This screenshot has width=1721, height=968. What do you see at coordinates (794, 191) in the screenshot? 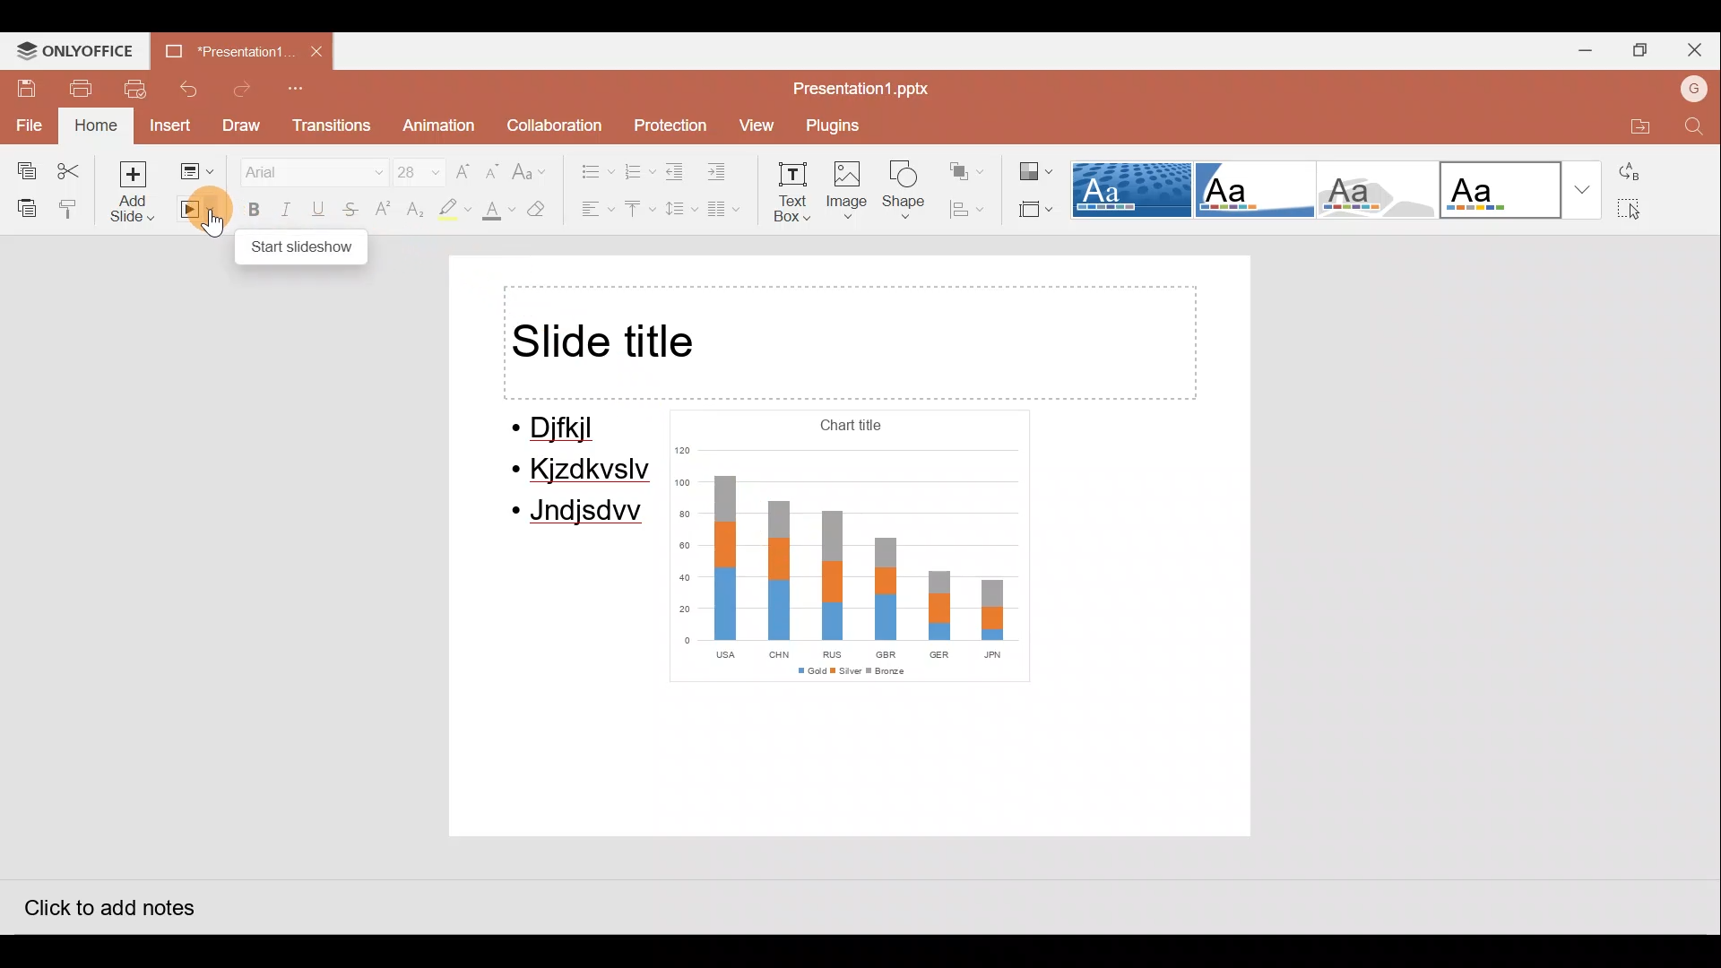
I see `Text box` at bounding box center [794, 191].